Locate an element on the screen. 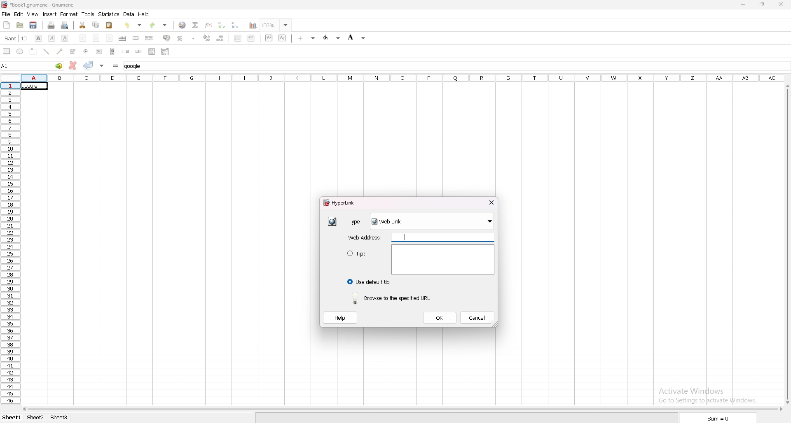  centre horizontally is located at coordinates (123, 38).